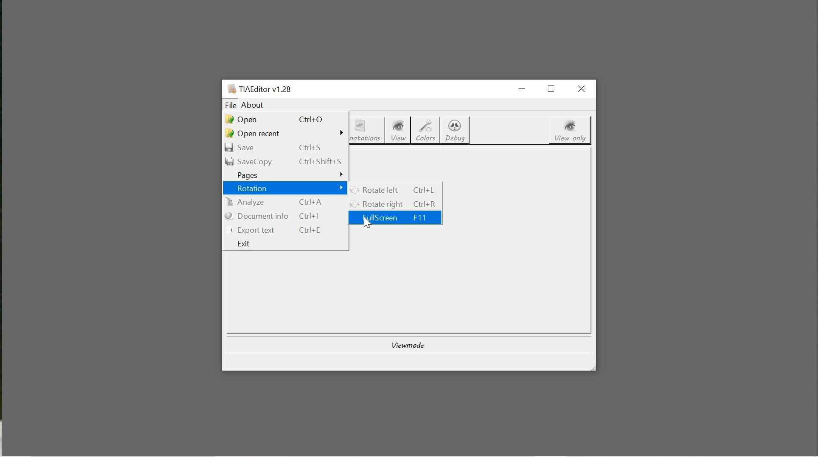 The width and height of the screenshot is (818, 457). What do you see at coordinates (406, 344) in the screenshot?
I see `view mode` at bounding box center [406, 344].